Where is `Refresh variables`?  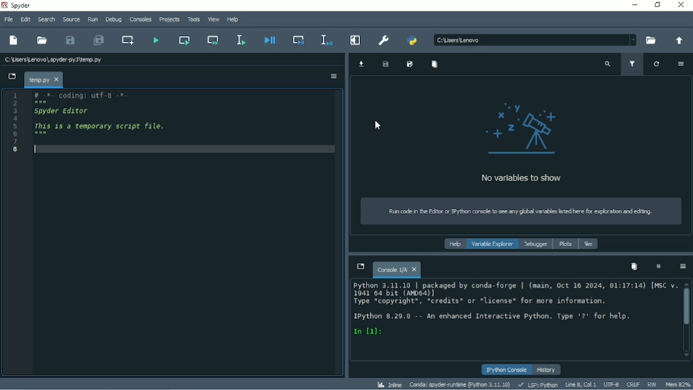 Refresh variables is located at coordinates (657, 64).